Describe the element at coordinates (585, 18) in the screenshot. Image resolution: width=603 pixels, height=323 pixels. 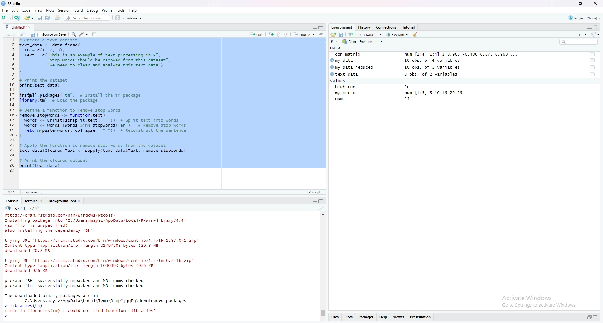
I see `project(None)` at that location.